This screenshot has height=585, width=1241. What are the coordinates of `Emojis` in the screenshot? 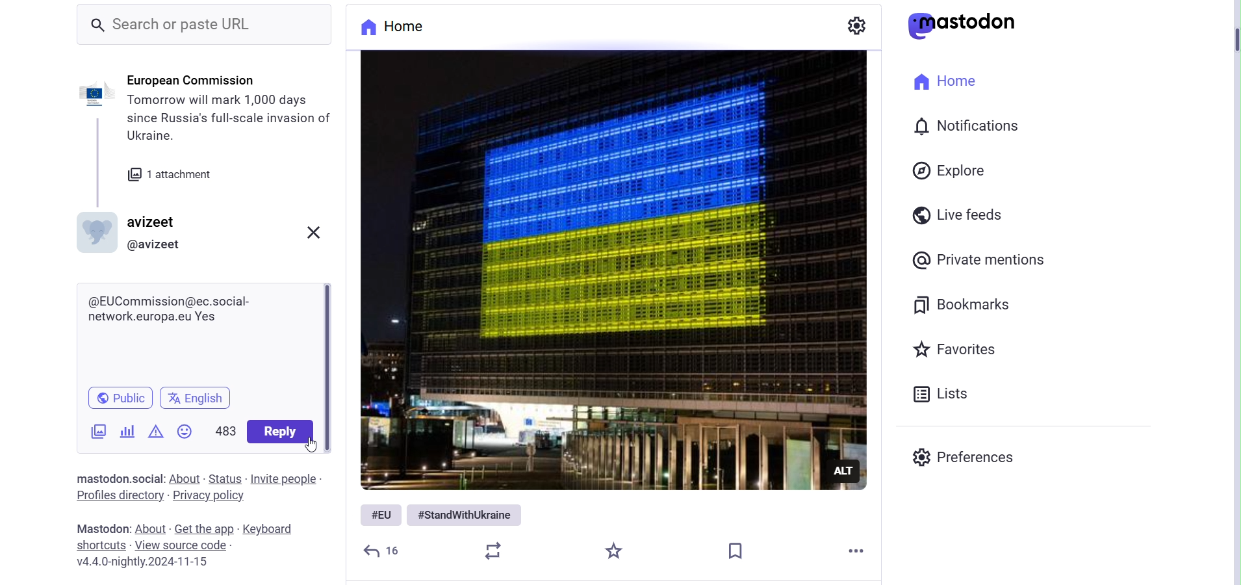 It's located at (185, 431).